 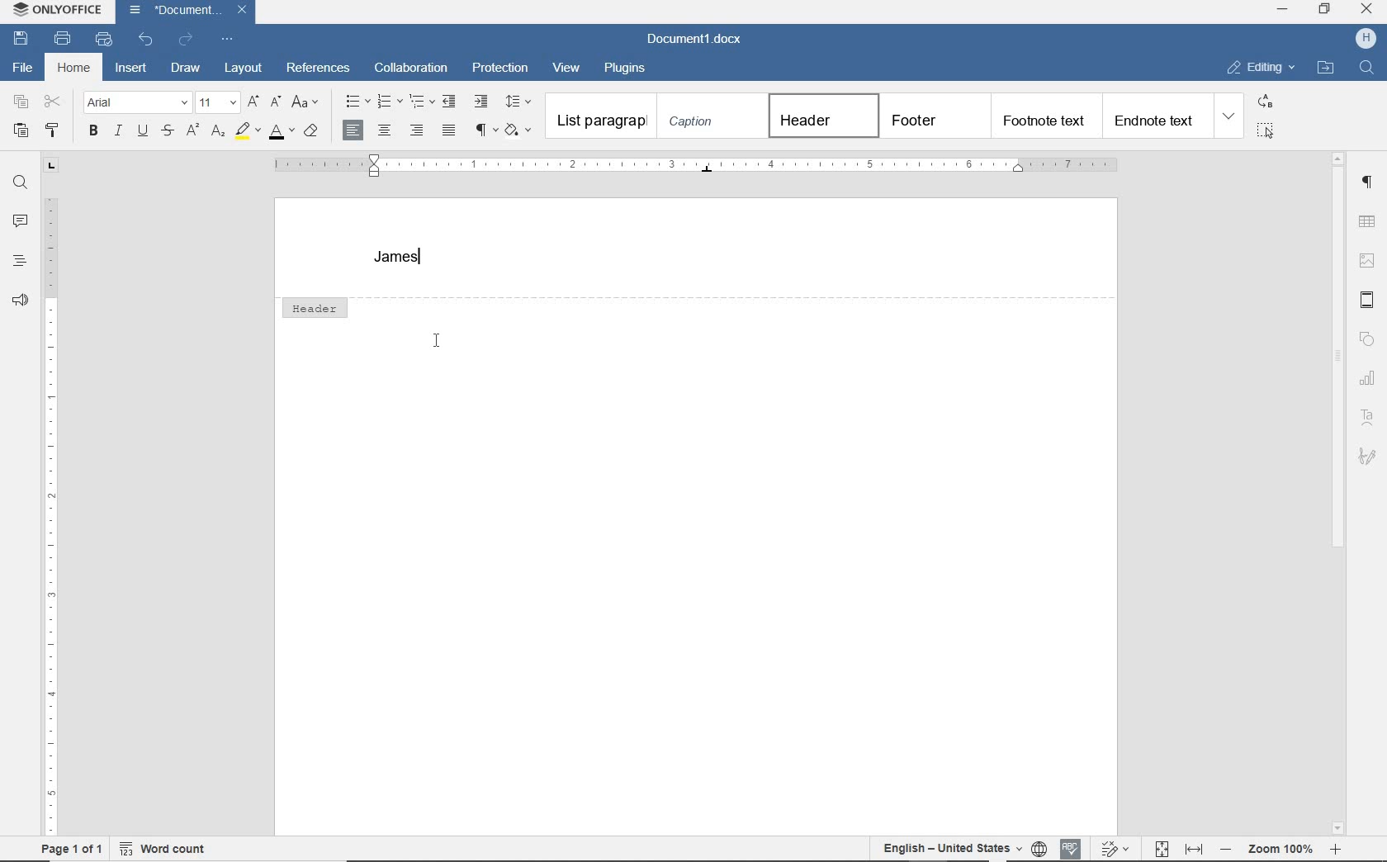 What do you see at coordinates (500, 68) in the screenshot?
I see `protection` at bounding box center [500, 68].